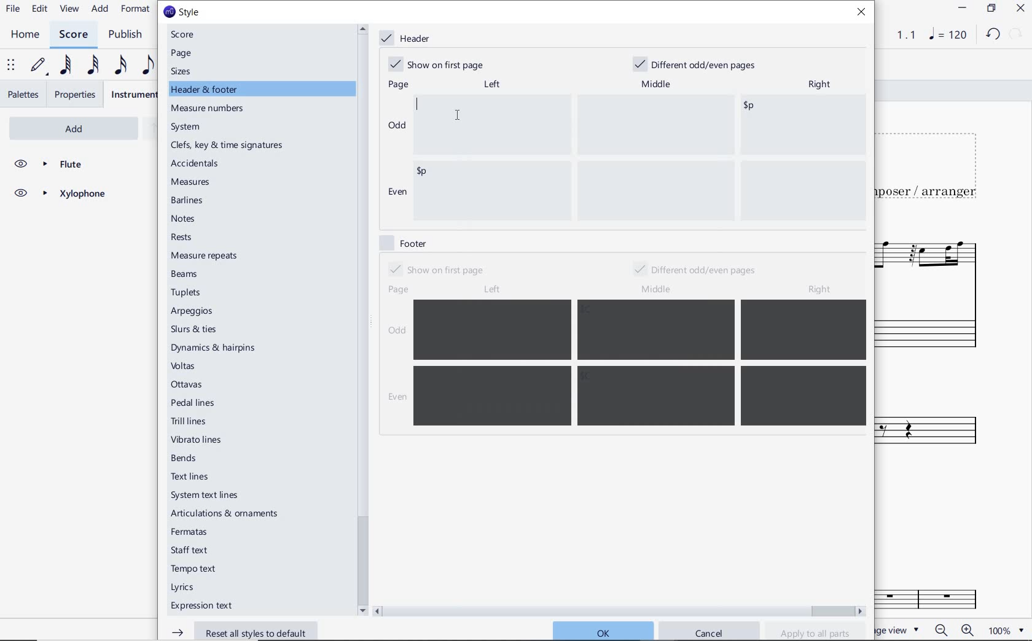 The width and height of the screenshot is (1032, 641). I want to click on PLAY TIME, so click(899, 35).